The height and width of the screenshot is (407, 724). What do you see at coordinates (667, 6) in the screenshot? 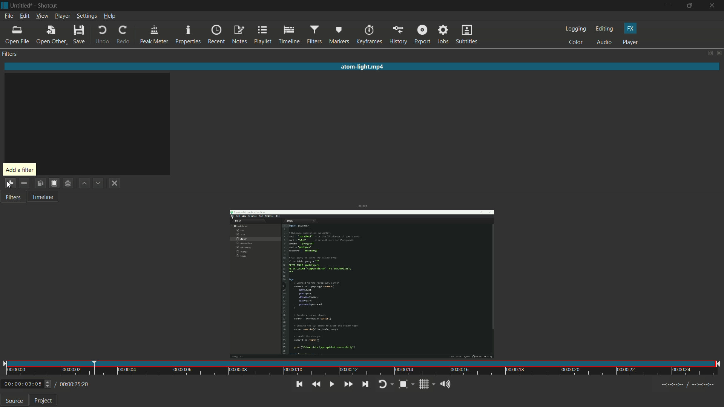
I see `minimize` at bounding box center [667, 6].